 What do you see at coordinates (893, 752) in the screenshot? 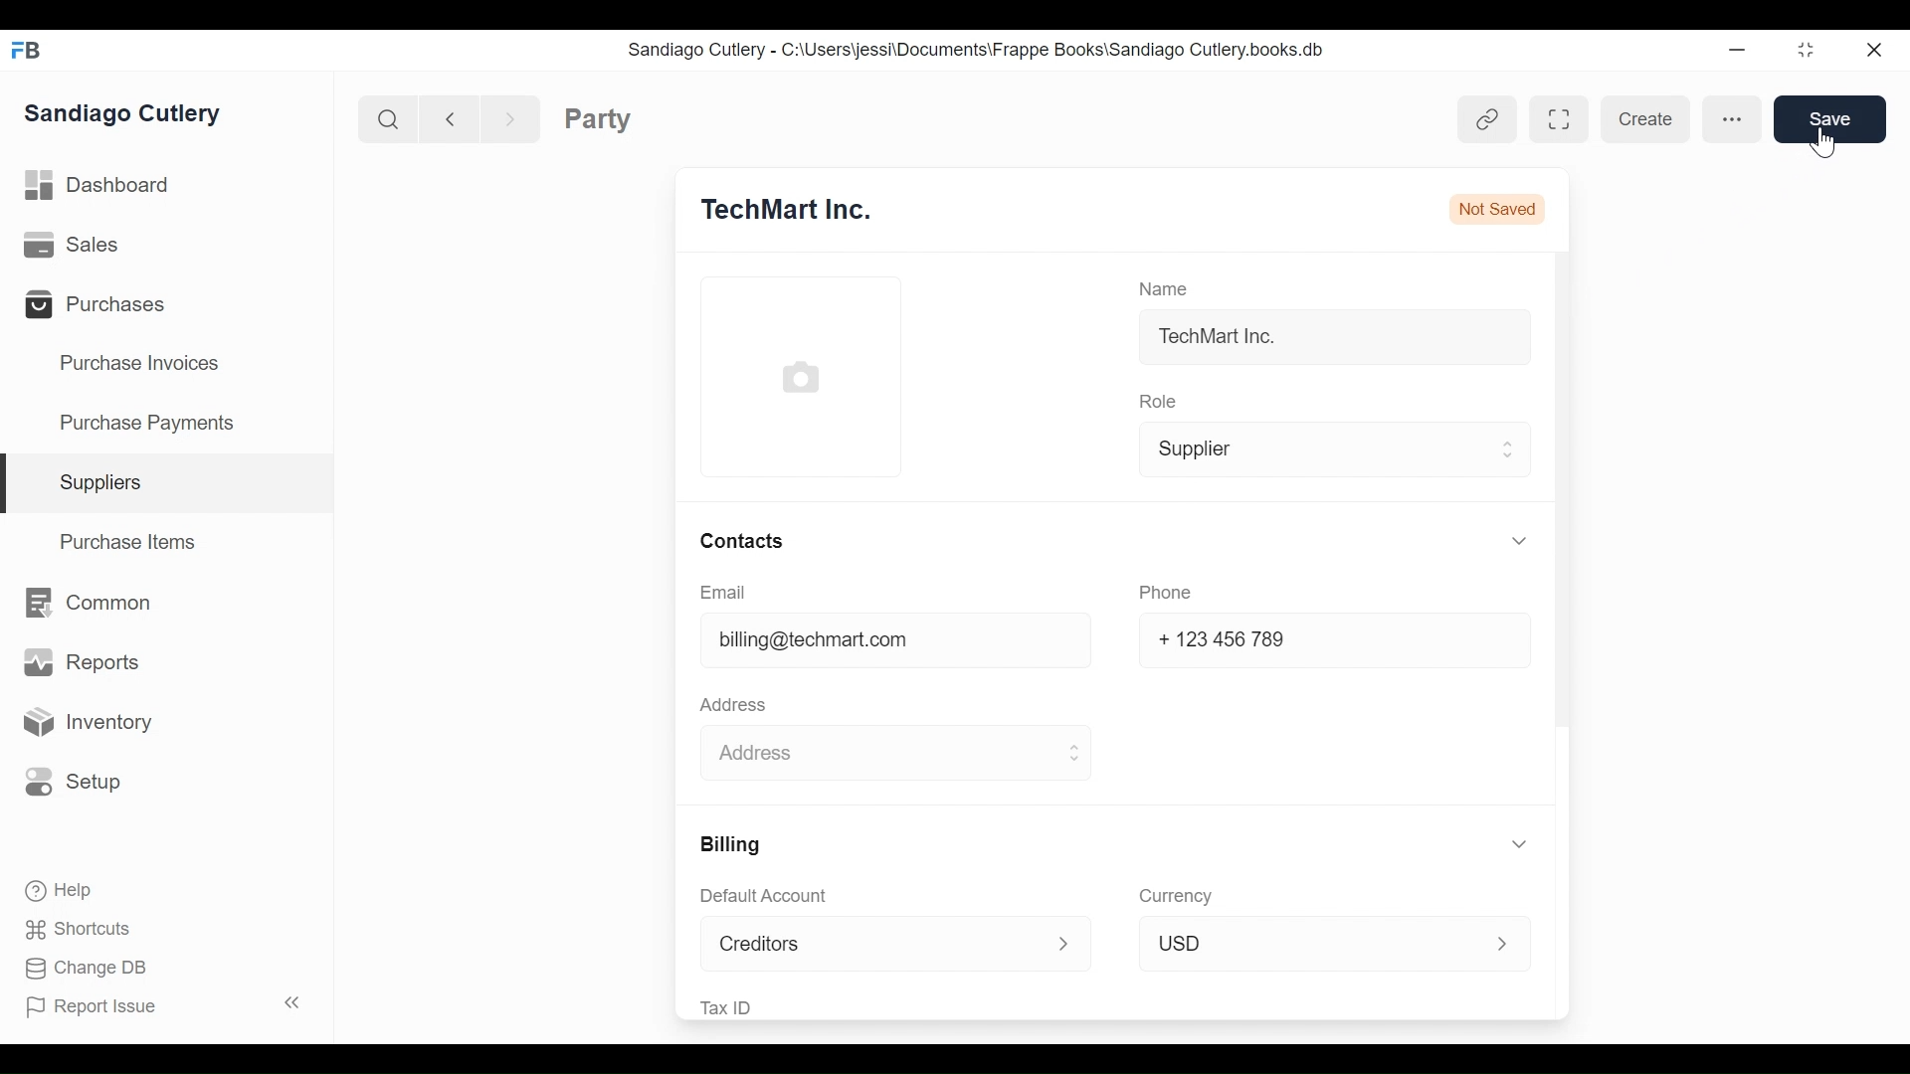
I see `Address` at bounding box center [893, 752].